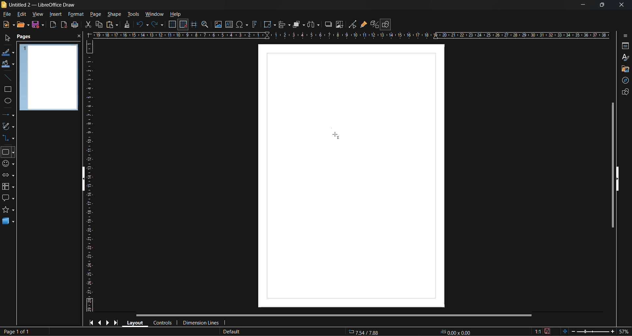 The height and width of the screenshot is (336, 632). I want to click on insert line, so click(10, 79).